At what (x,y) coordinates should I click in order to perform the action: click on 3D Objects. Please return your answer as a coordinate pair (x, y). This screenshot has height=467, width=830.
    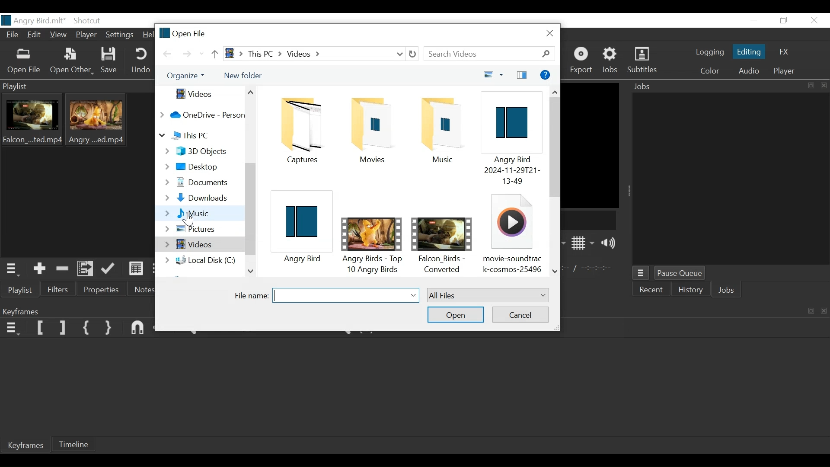
    Looking at the image, I should click on (196, 151).